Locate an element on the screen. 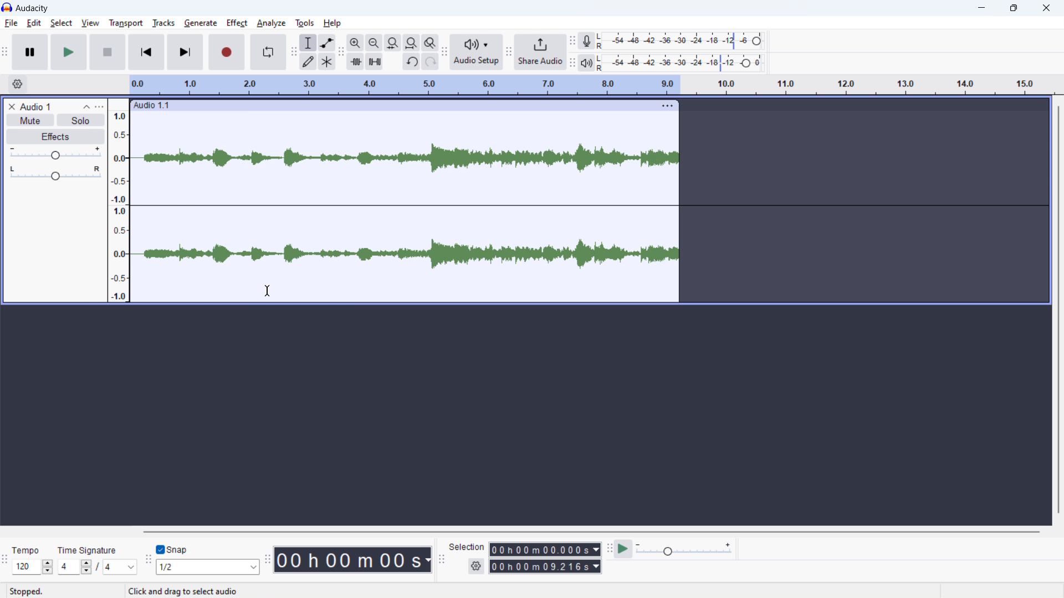 This screenshot has width=1064, height=598. transport is located at coordinates (126, 23).